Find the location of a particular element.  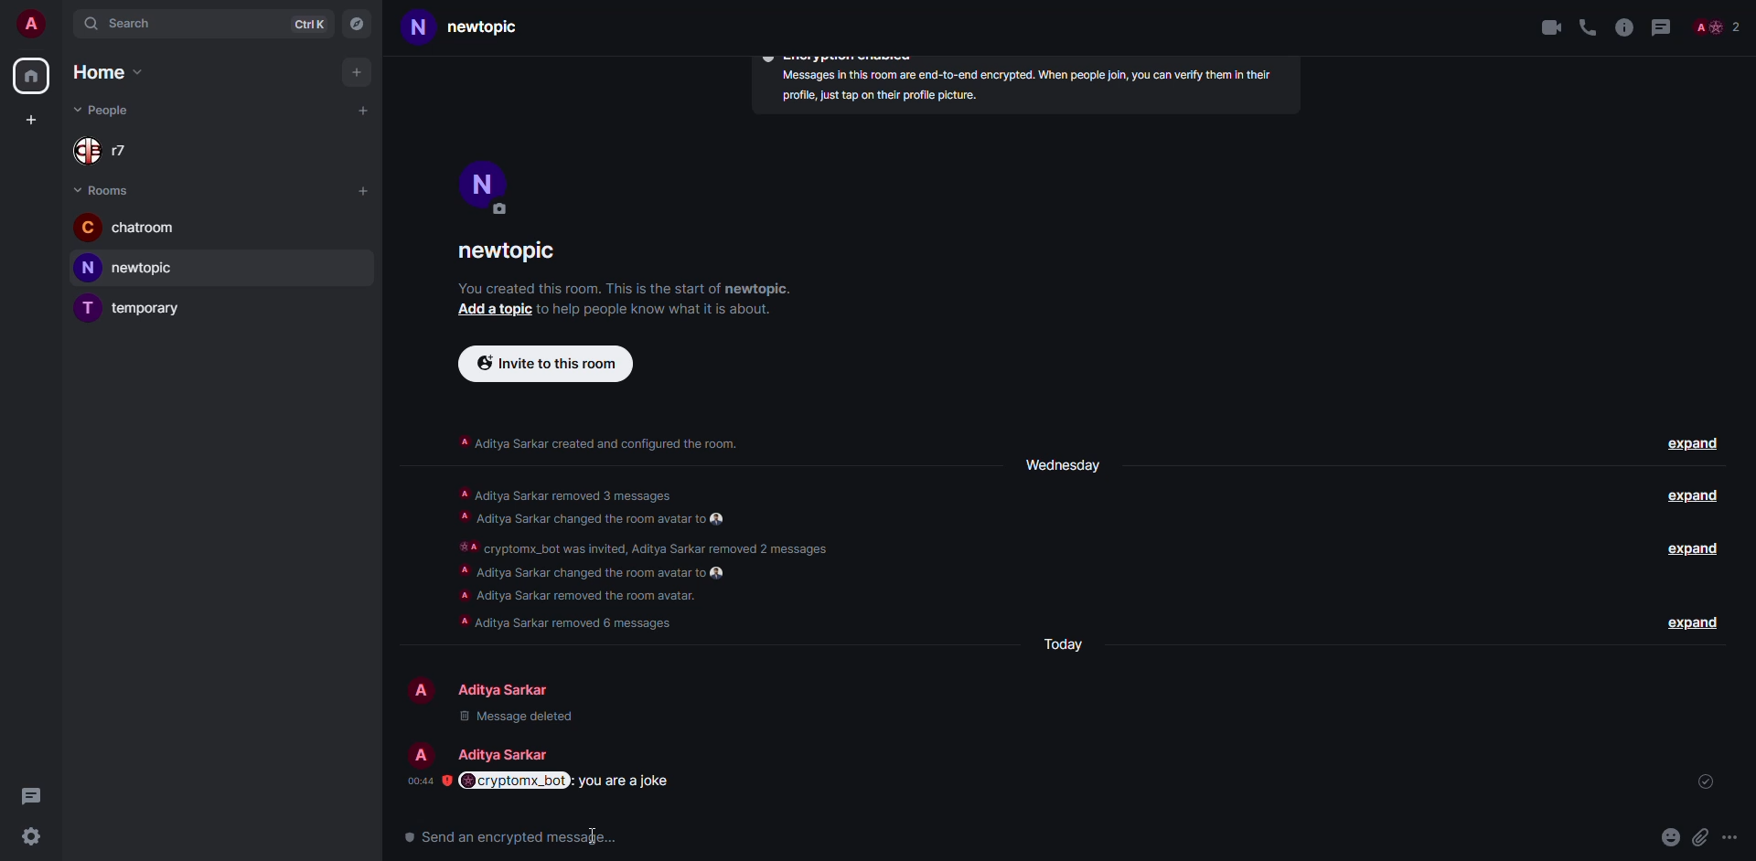

info is located at coordinates (640, 567).